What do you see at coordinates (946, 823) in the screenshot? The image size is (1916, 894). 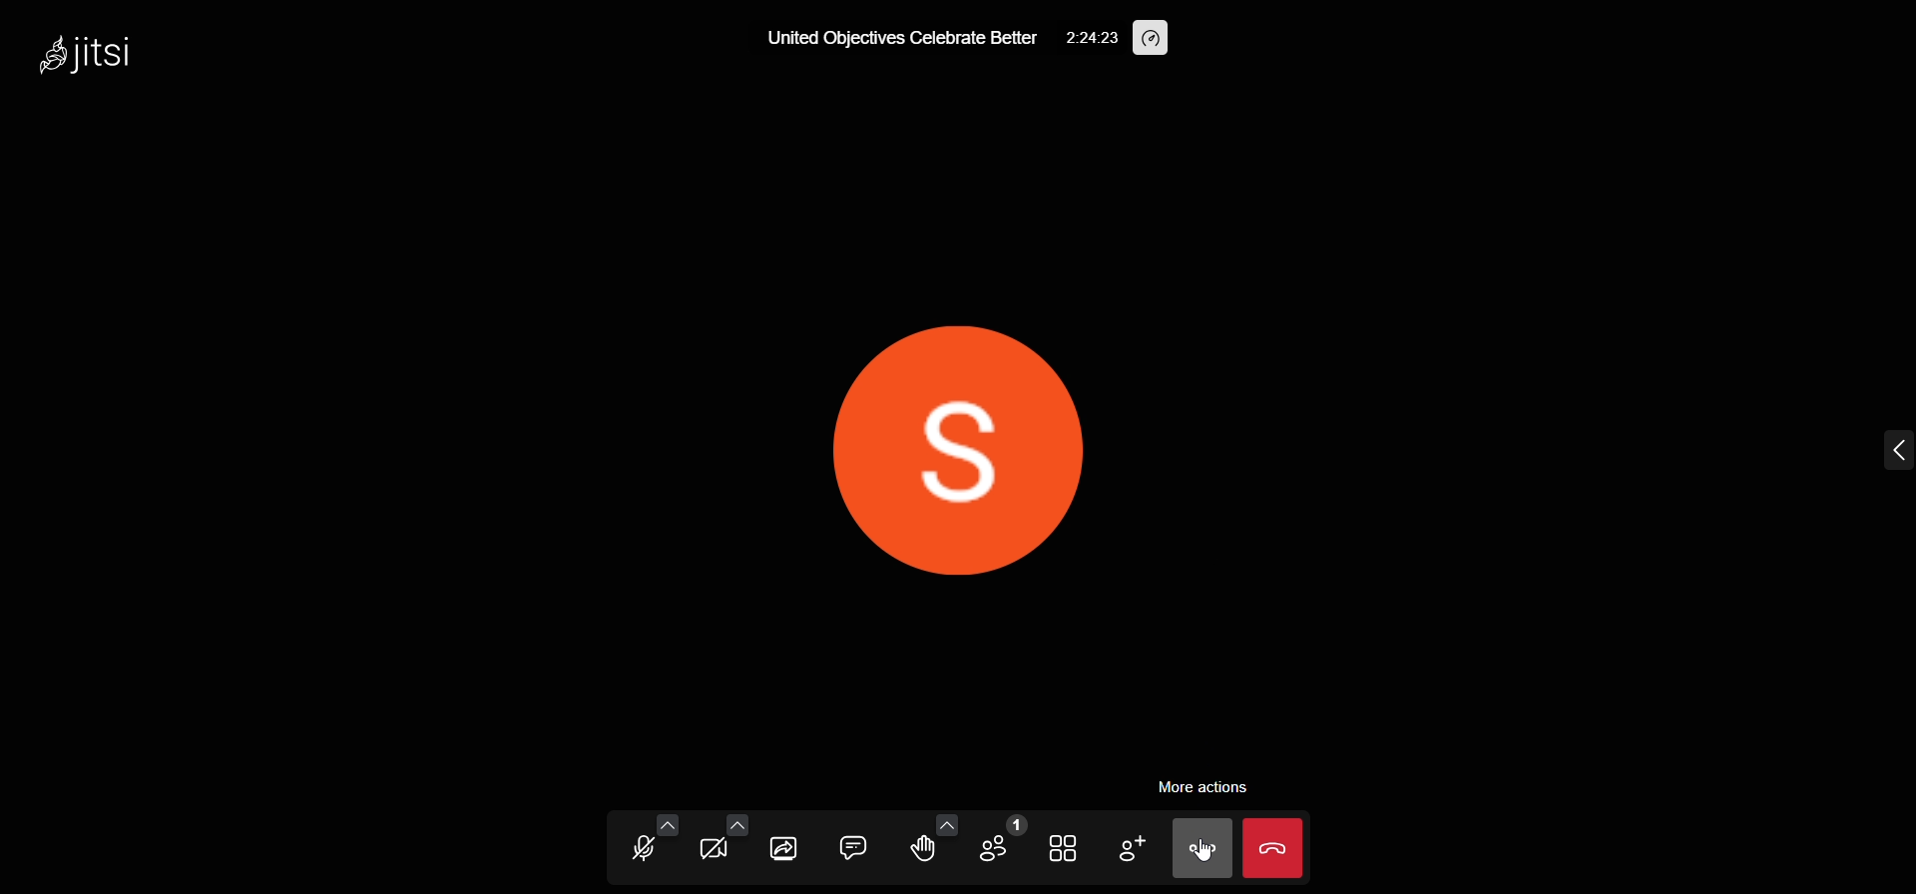 I see `more emoji` at bounding box center [946, 823].